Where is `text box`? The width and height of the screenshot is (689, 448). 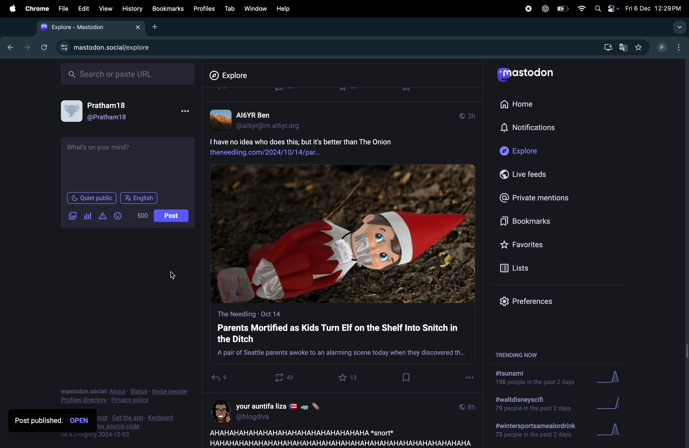 text box is located at coordinates (129, 163).